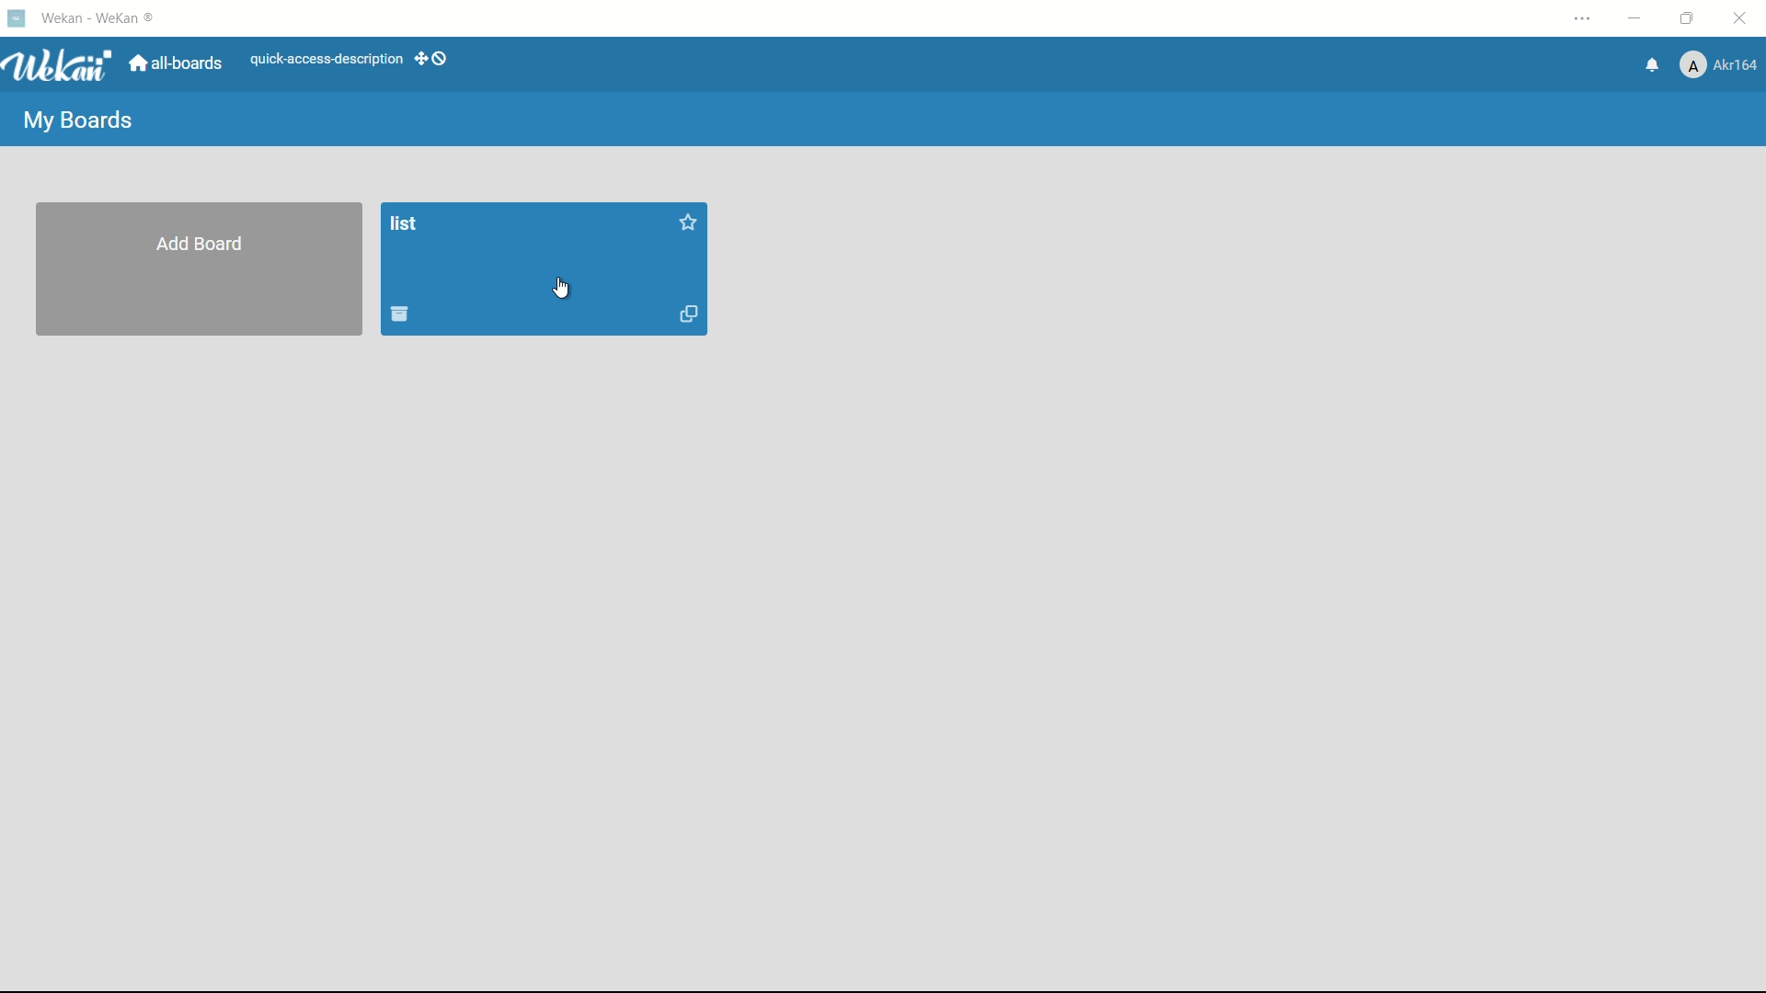 This screenshot has height=993, width=1766. I want to click on wekan logo, so click(63, 65).